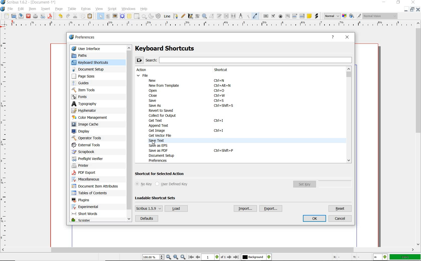  I want to click on text frame, so click(108, 16).